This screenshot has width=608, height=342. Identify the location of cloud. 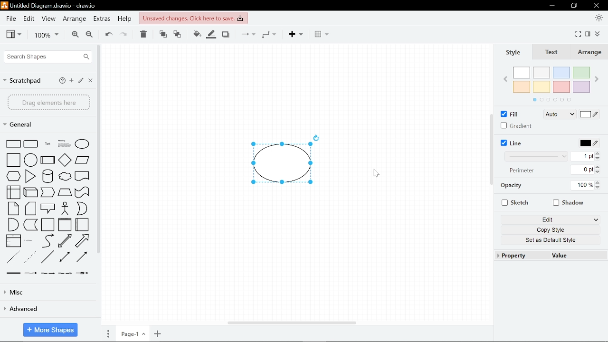
(65, 176).